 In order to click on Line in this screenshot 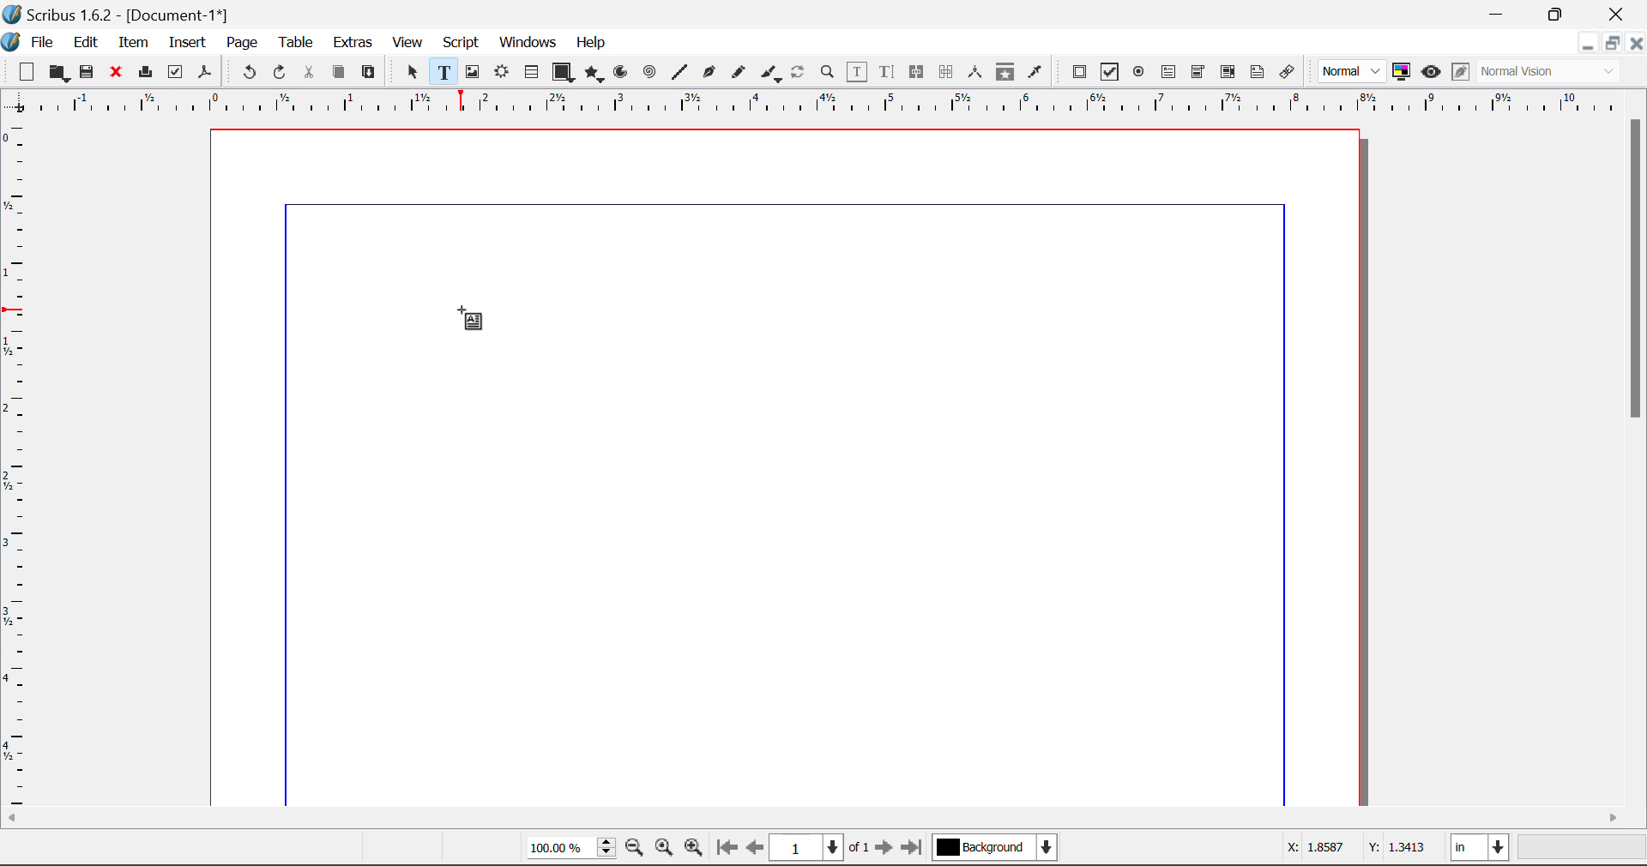, I will do `click(679, 72)`.